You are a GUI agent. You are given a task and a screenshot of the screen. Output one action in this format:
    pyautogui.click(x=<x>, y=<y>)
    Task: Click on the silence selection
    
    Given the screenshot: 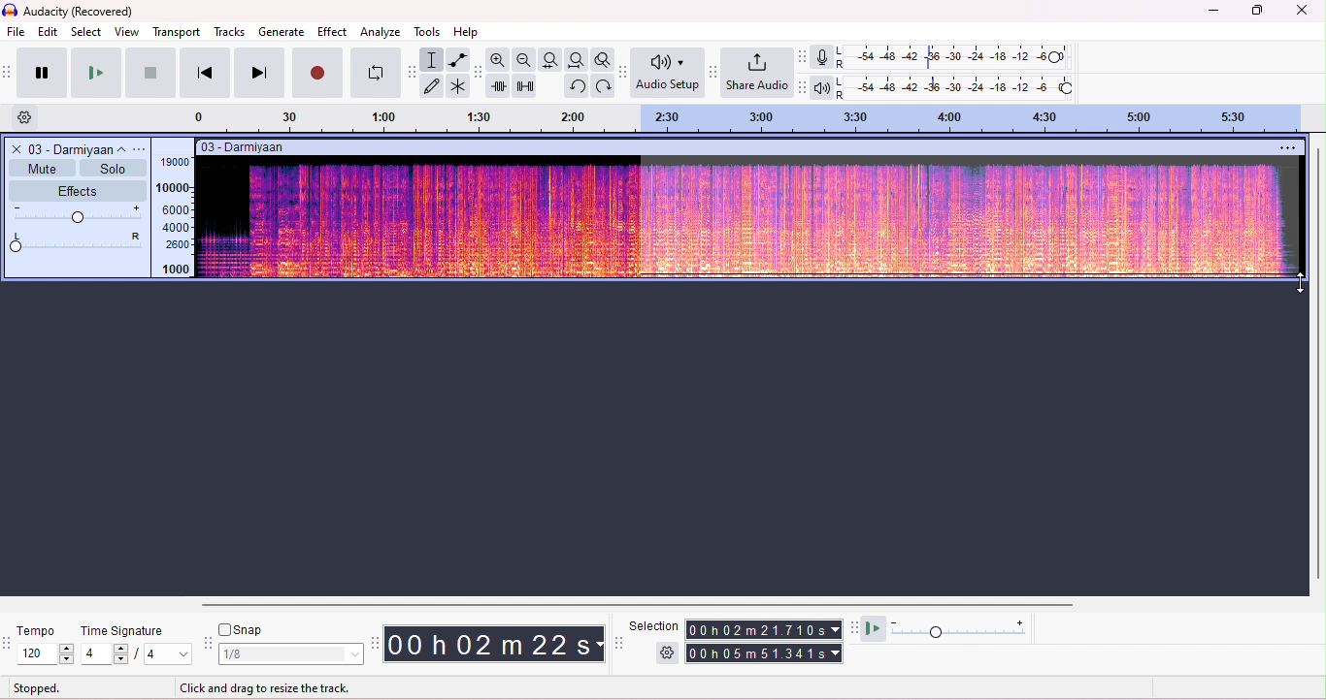 What is the action you would take?
    pyautogui.click(x=524, y=86)
    